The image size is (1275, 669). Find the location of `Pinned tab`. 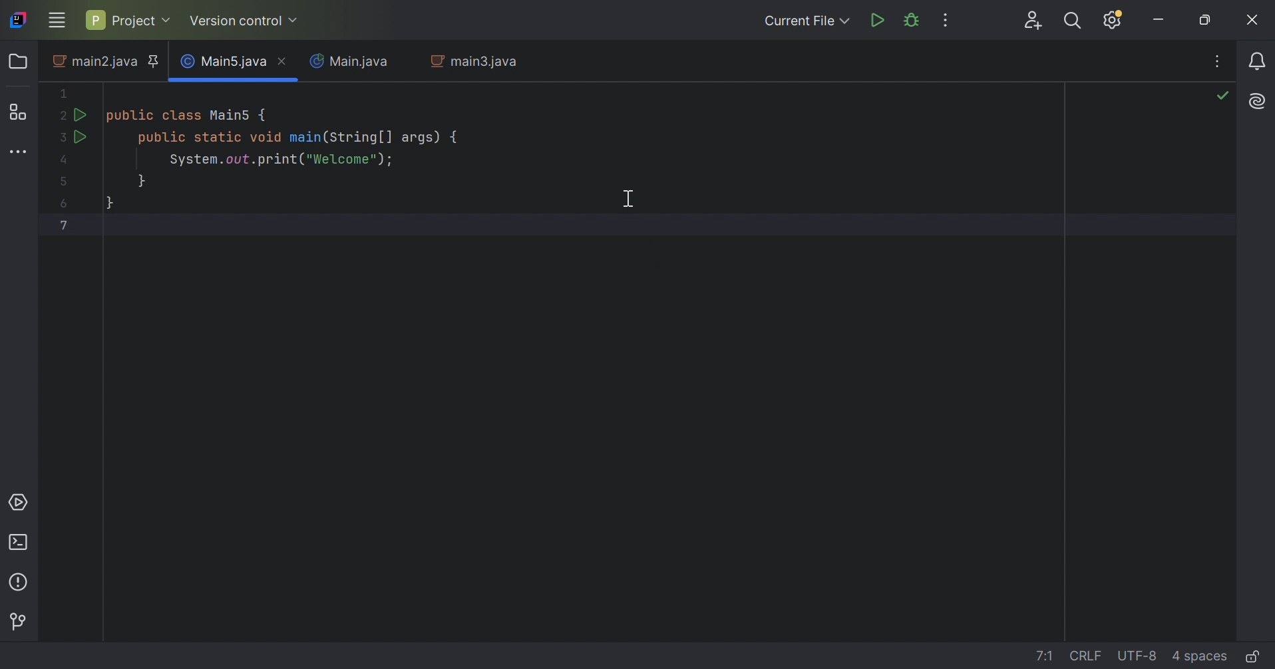

Pinned tab is located at coordinates (154, 62).